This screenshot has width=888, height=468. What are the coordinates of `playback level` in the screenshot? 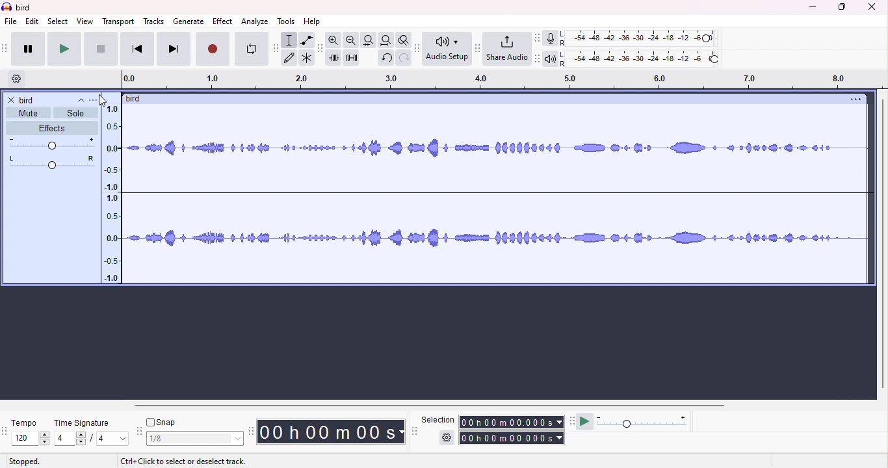 It's located at (640, 58).